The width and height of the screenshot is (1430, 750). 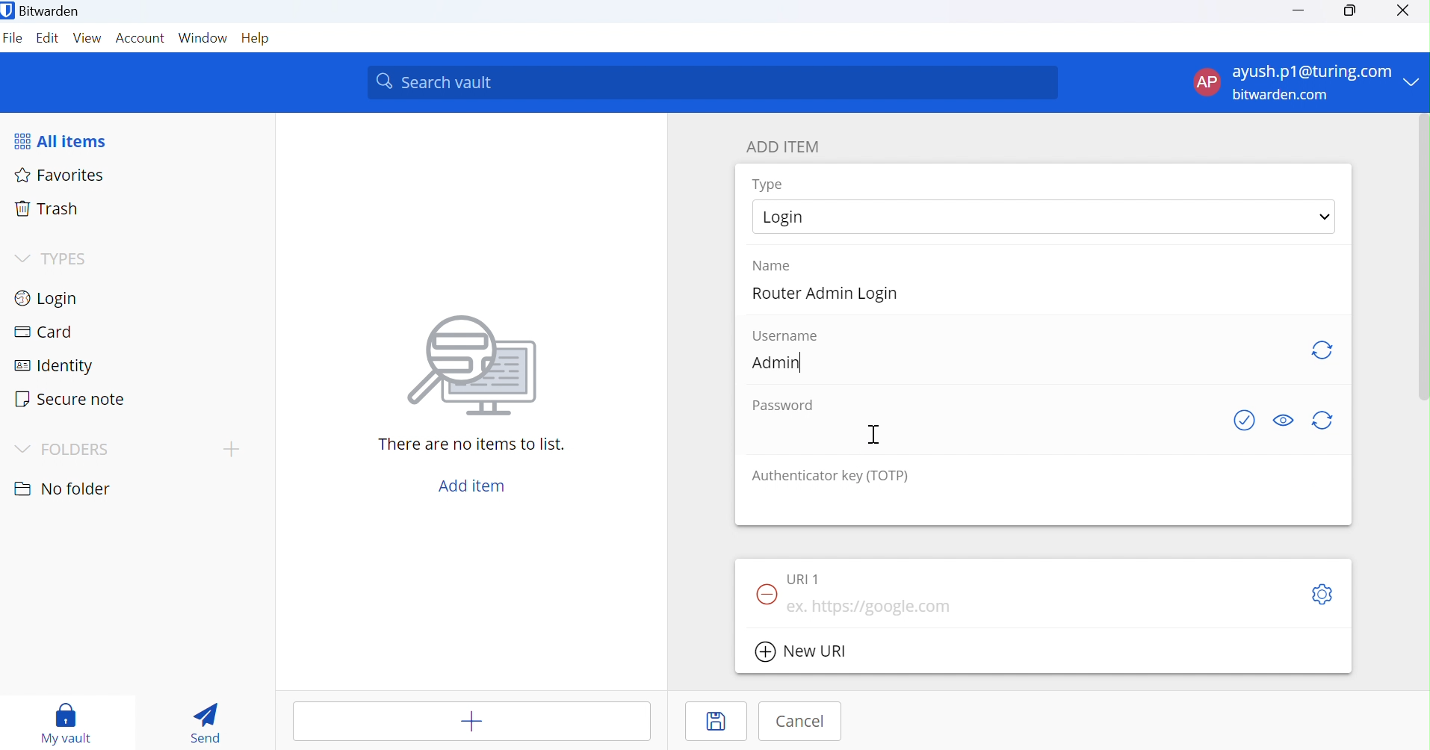 I want to click on Search vaiut, so click(x=713, y=83).